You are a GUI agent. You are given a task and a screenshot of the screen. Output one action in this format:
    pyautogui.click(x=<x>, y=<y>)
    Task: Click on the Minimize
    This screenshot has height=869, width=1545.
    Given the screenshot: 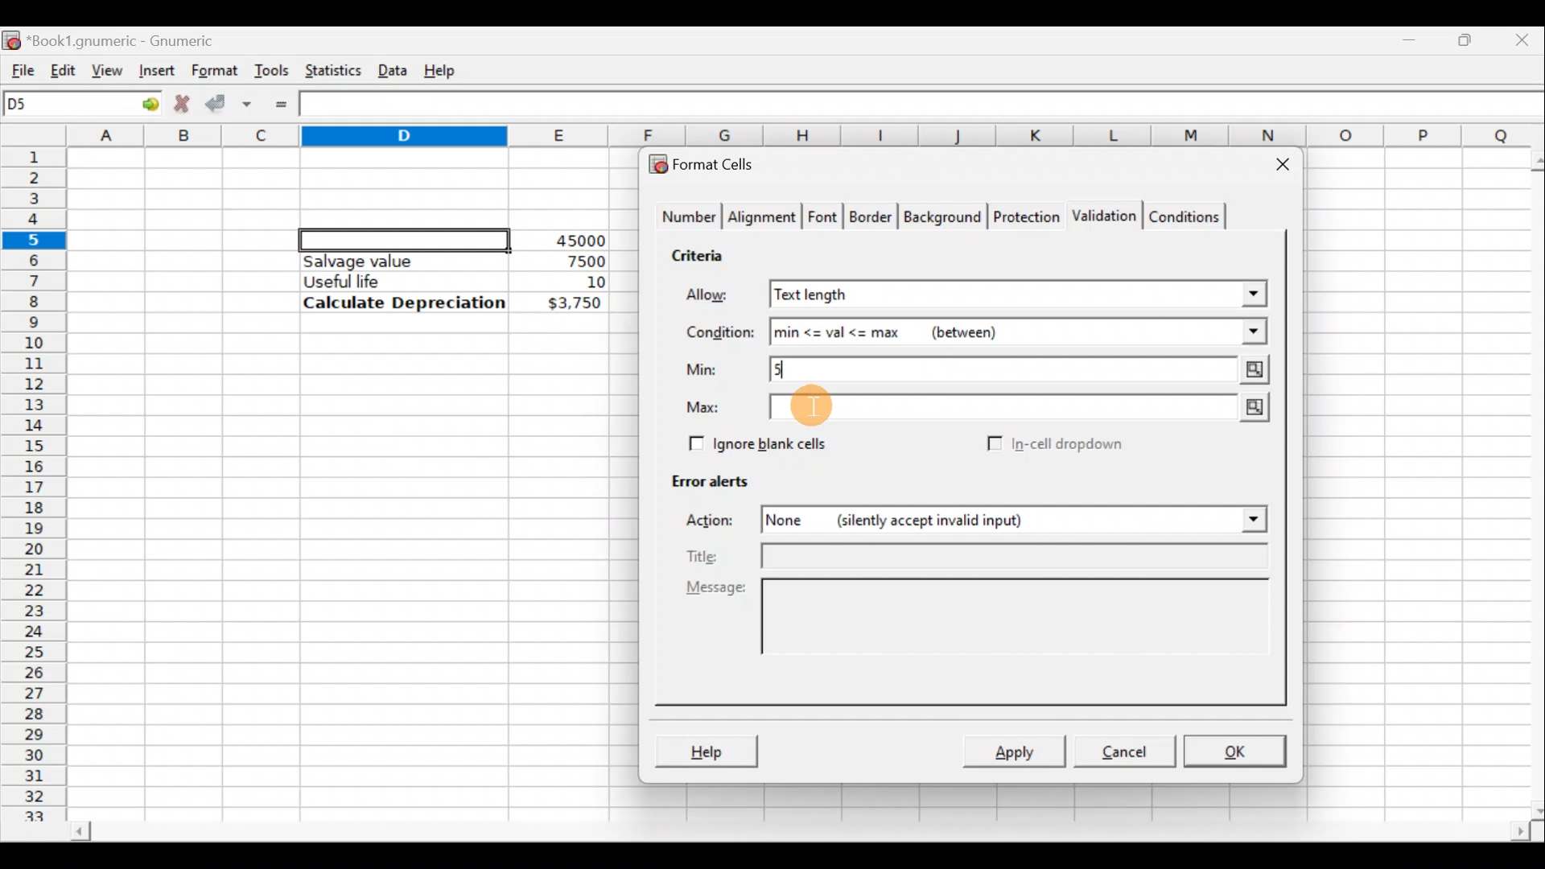 What is the action you would take?
    pyautogui.click(x=1413, y=36)
    